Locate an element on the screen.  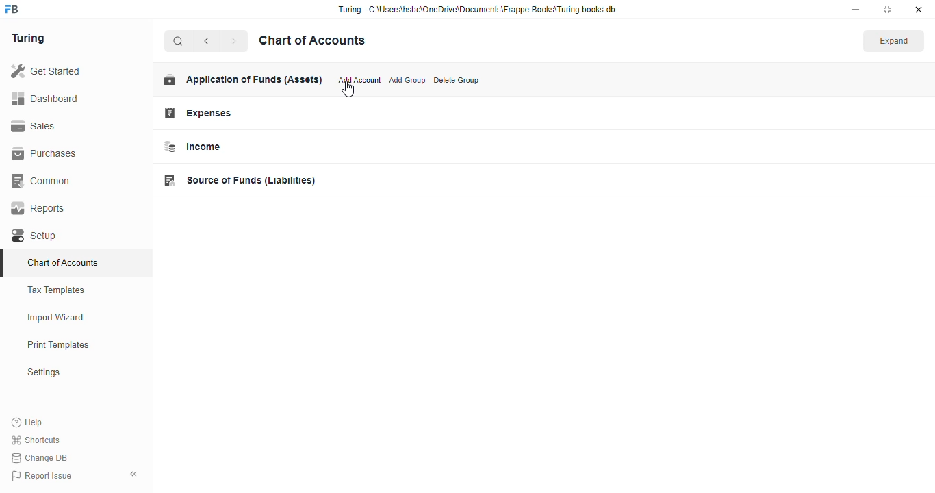
turing is located at coordinates (27, 38).